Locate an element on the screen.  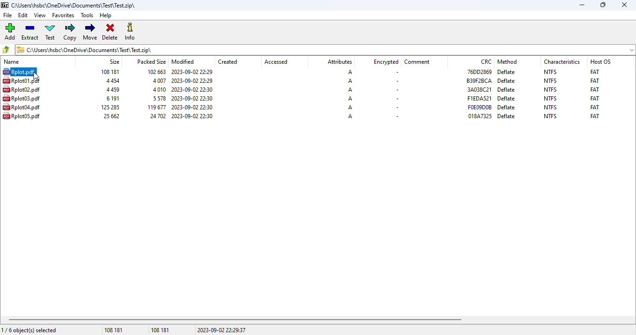
file is located at coordinates (8, 15).